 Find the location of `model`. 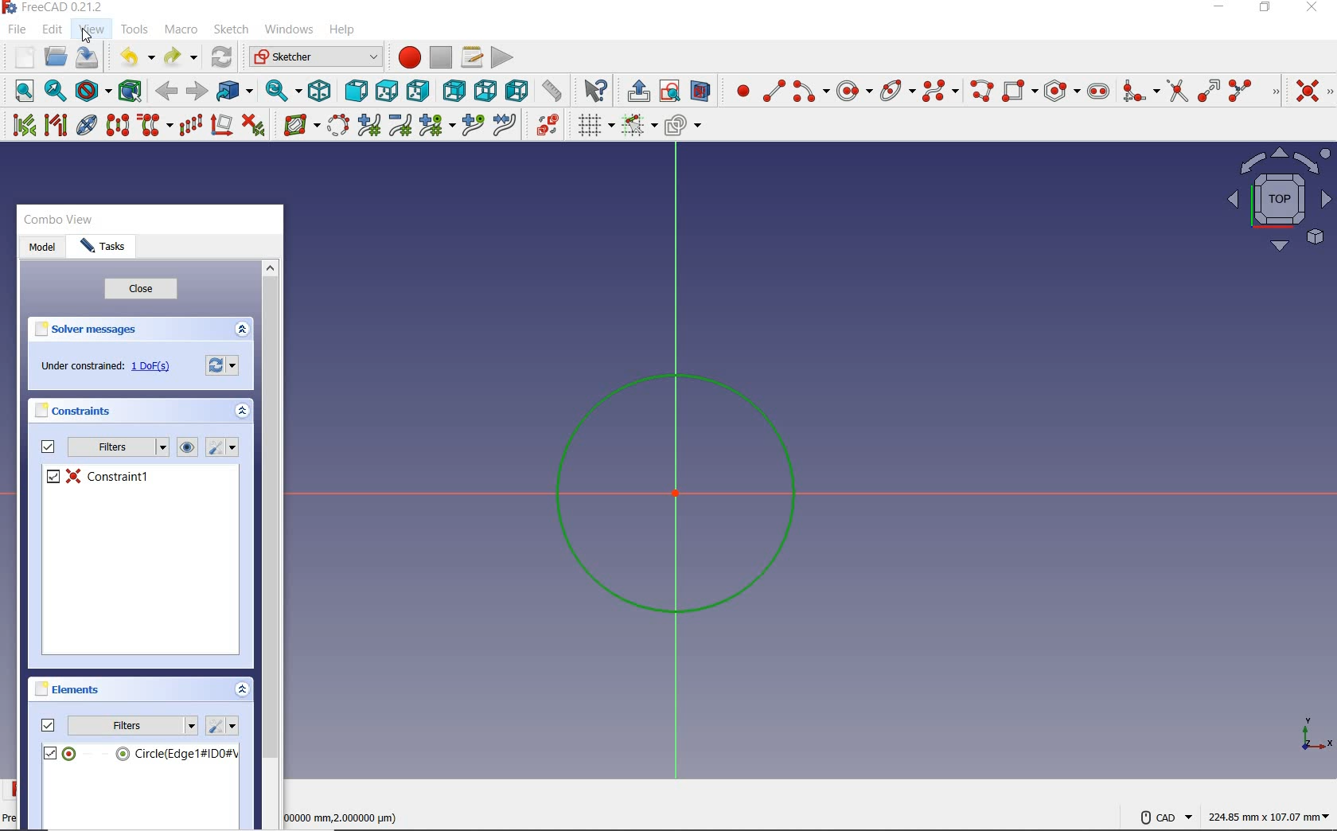

model is located at coordinates (41, 248).